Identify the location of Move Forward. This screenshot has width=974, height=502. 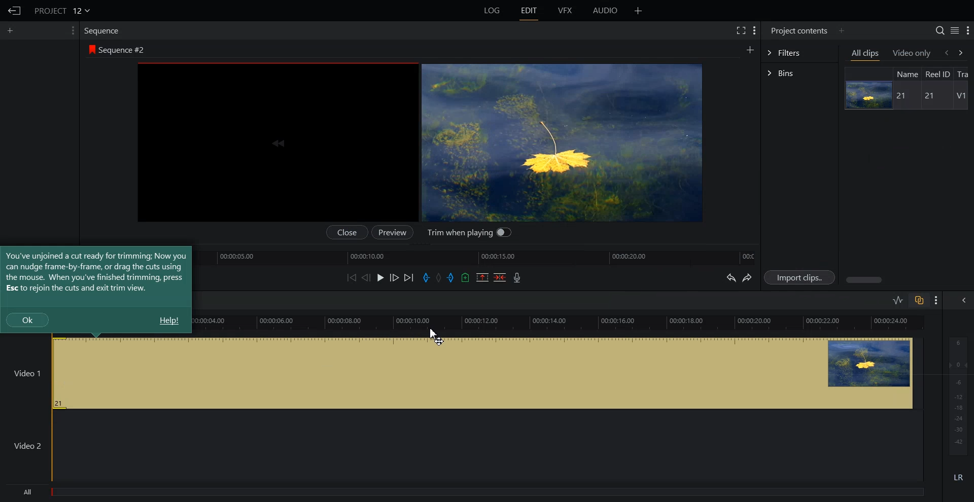
(408, 277).